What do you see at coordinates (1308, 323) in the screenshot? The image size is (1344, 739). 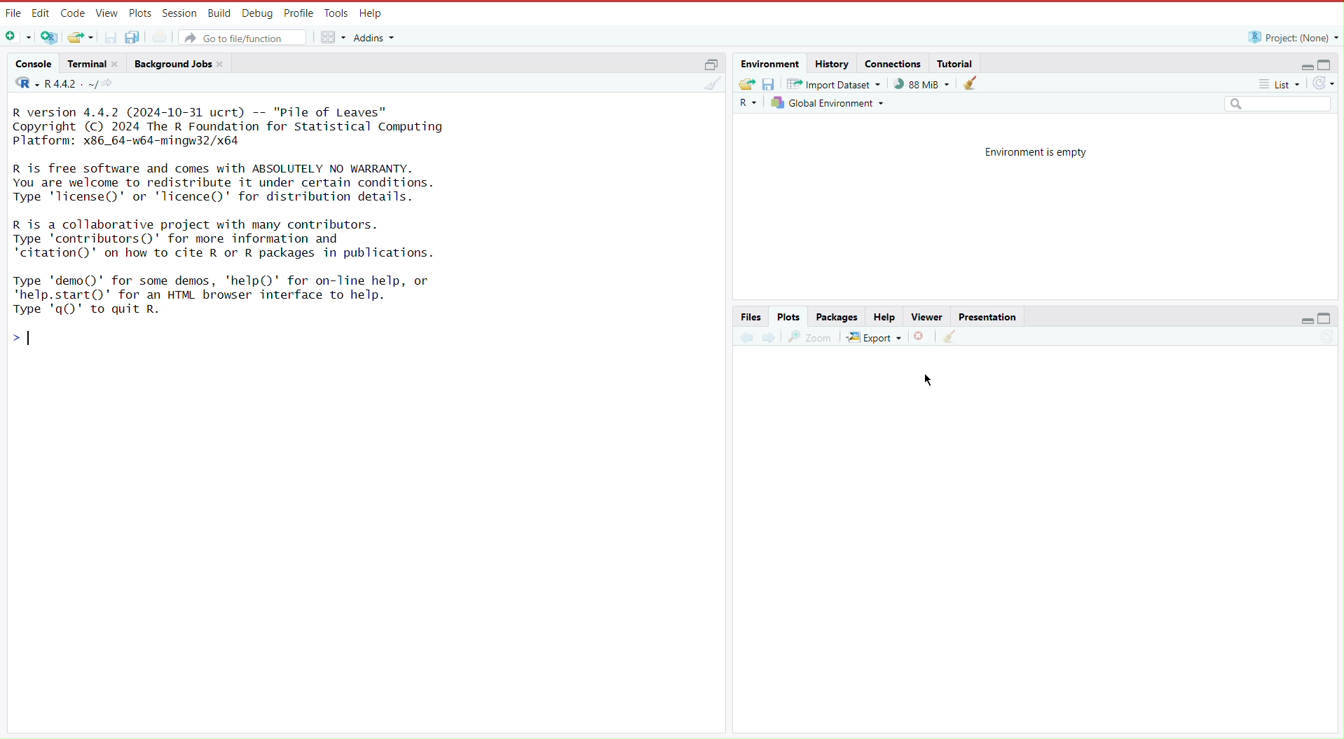 I see `Minimize` at bounding box center [1308, 323].